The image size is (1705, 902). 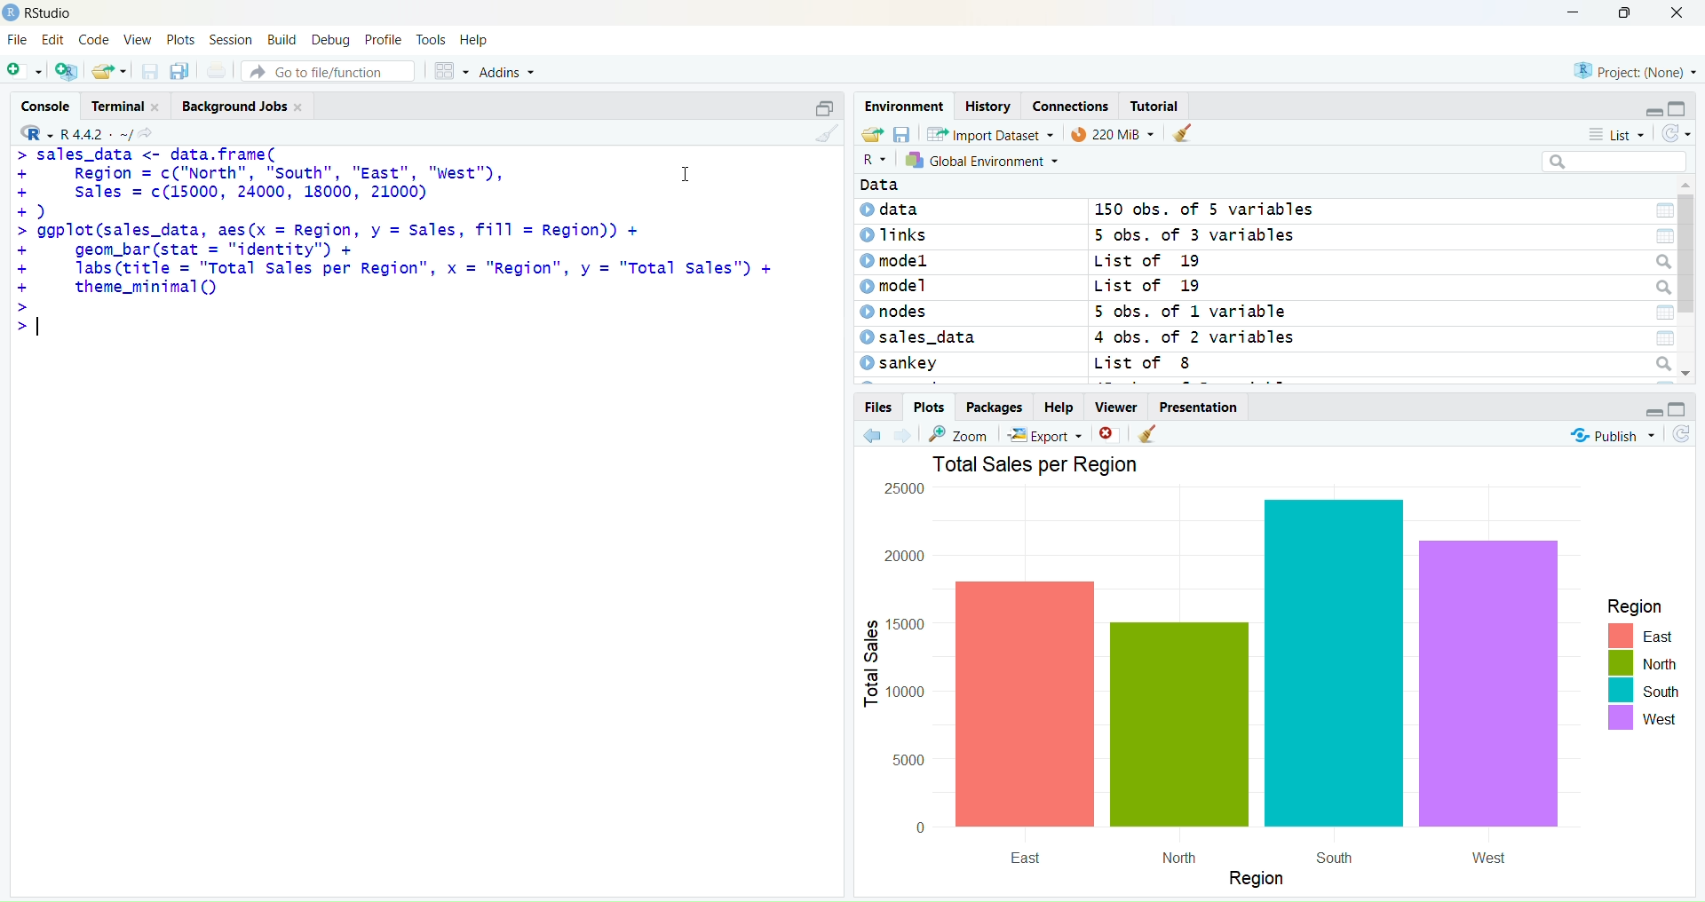 I want to click on Tutorial, so click(x=1163, y=107).